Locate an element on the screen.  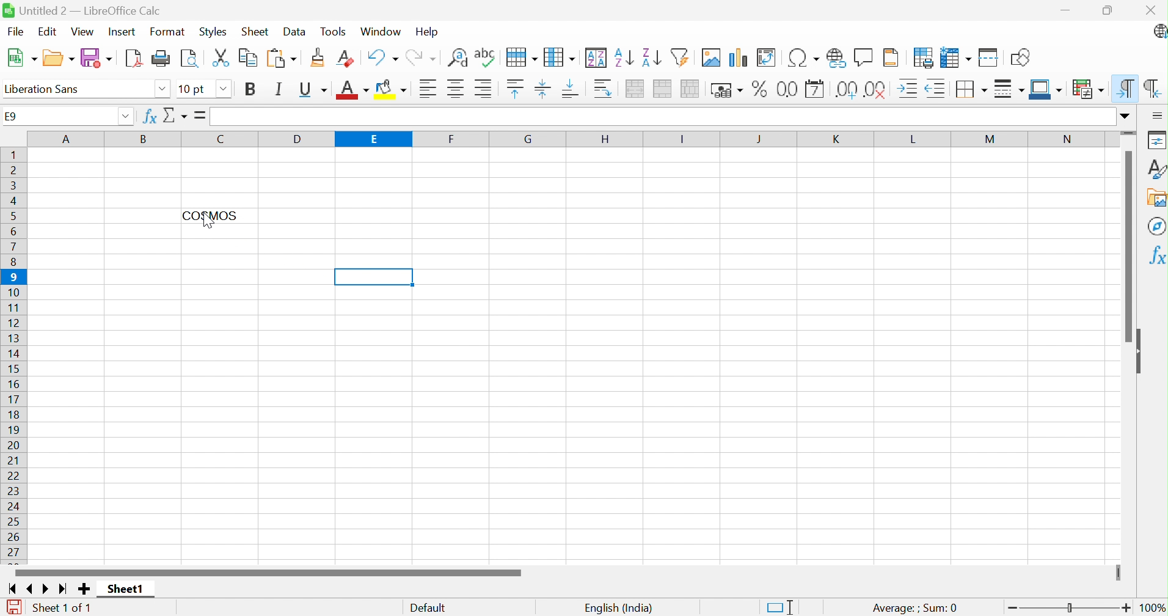
Print is located at coordinates (161, 59).